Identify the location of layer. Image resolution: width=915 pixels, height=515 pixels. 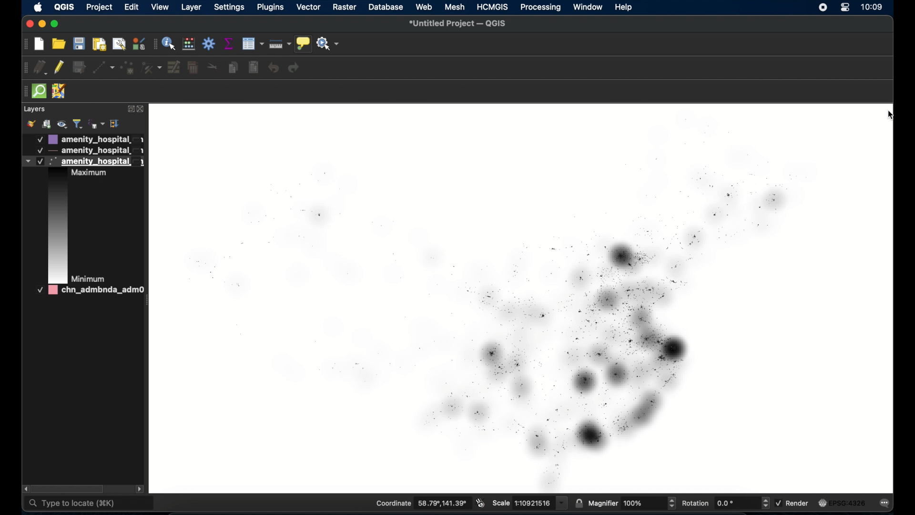
(190, 7).